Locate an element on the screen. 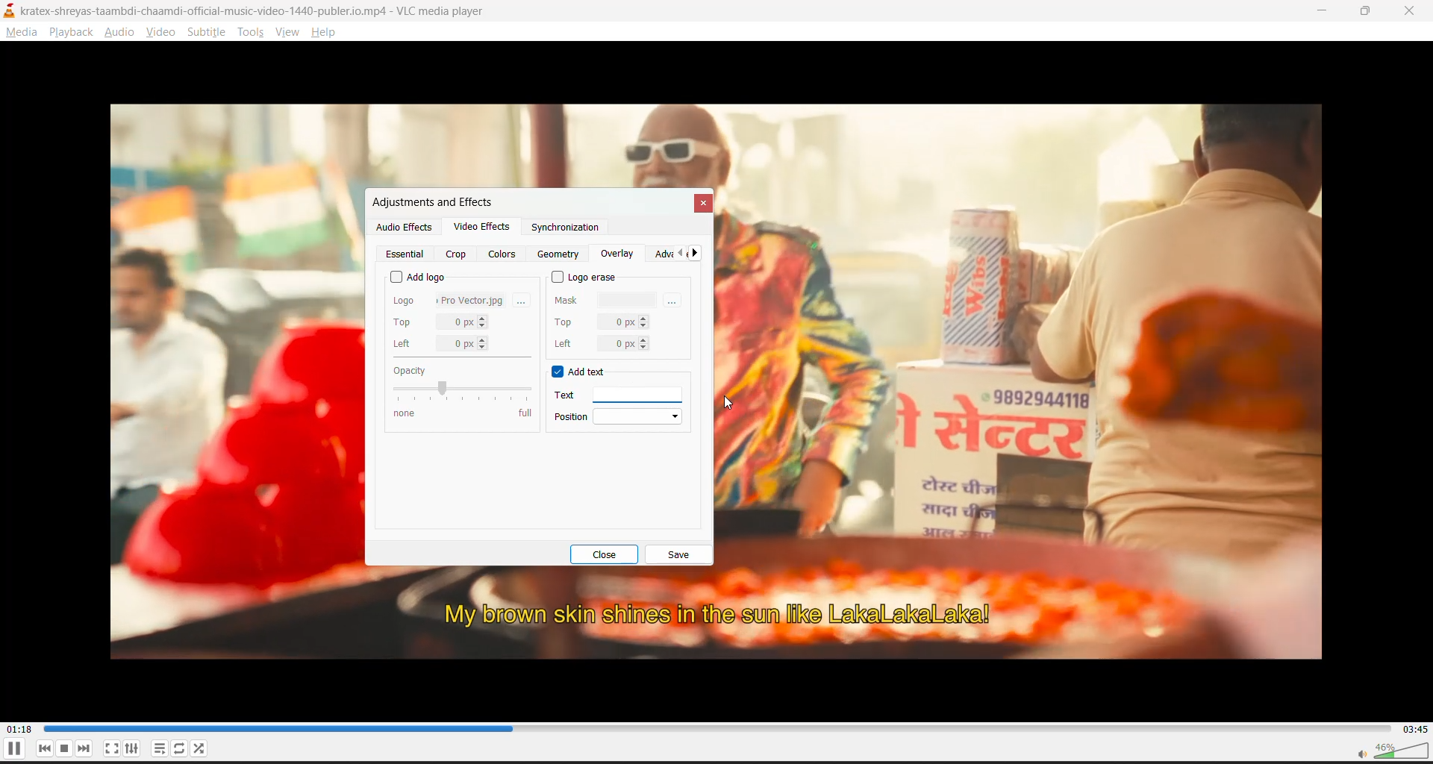  close is located at coordinates (1411, 13).